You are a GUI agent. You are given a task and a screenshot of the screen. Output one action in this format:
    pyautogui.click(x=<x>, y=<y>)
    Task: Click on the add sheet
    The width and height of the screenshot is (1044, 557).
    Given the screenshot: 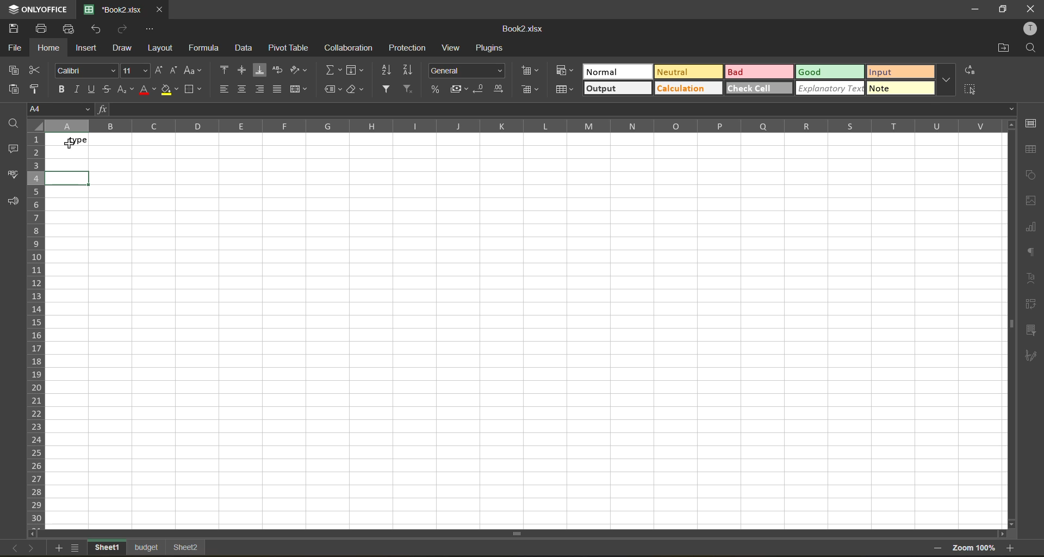 What is the action you would take?
    pyautogui.click(x=56, y=547)
    